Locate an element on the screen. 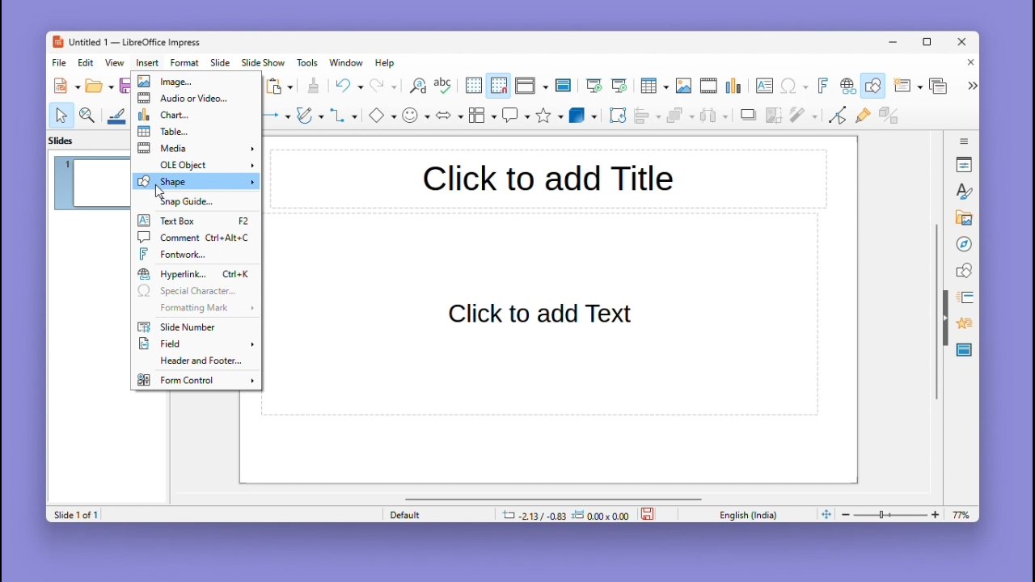 The width and height of the screenshot is (1035, 582). Navigator is located at coordinates (964, 242).